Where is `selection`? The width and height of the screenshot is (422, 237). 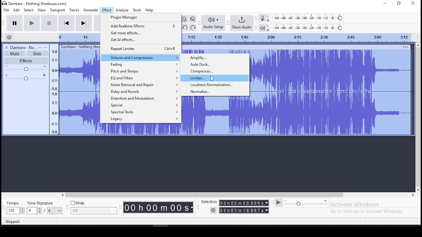
selection is located at coordinates (208, 201).